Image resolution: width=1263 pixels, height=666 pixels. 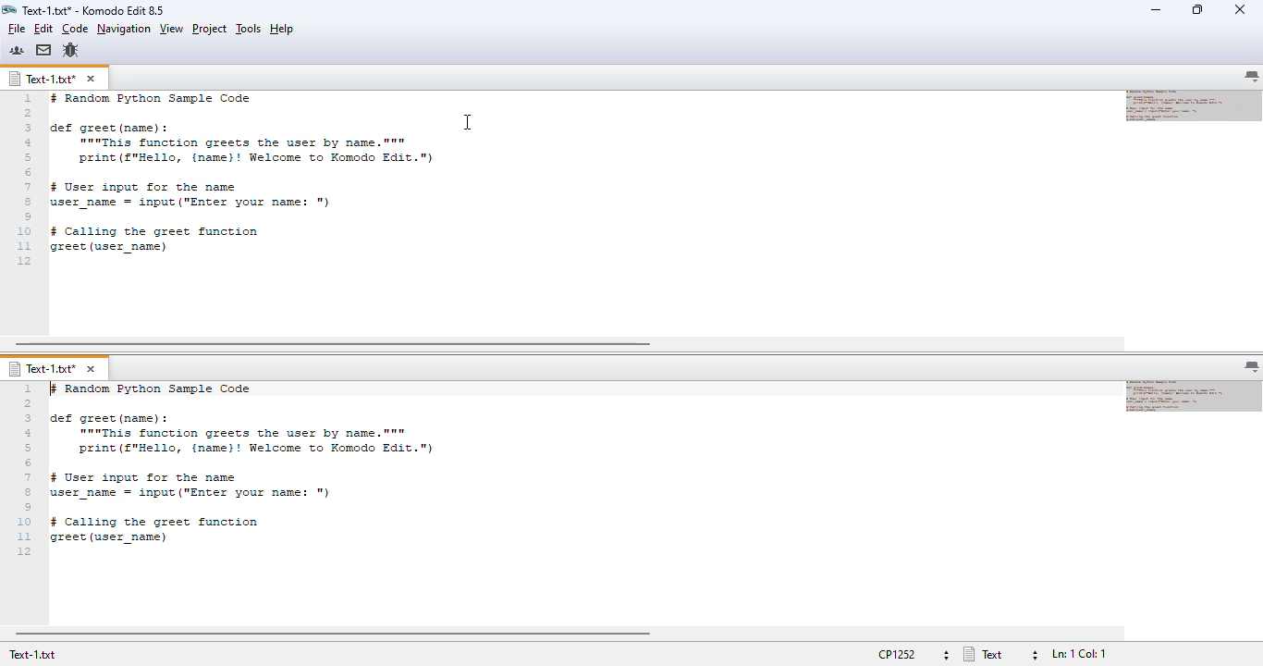 What do you see at coordinates (335, 635) in the screenshot?
I see `horizontal scroll bar` at bounding box center [335, 635].